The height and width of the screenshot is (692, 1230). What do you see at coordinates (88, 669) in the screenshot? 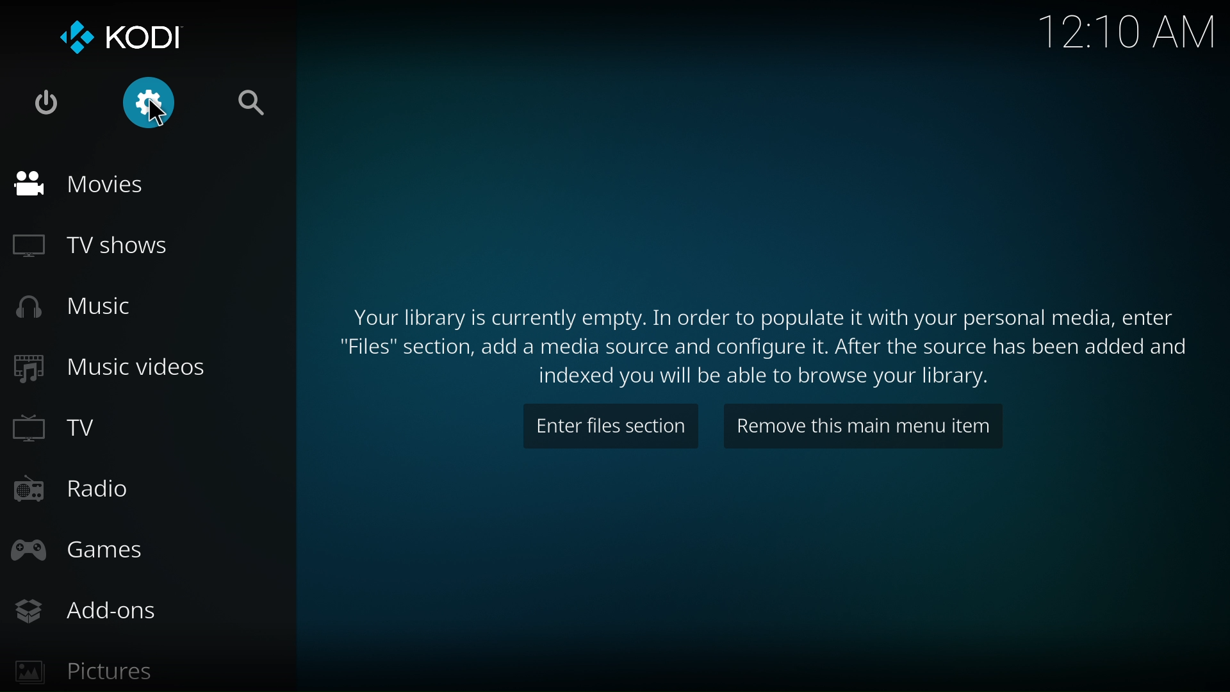
I see `pictures` at bounding box center [88, 669].